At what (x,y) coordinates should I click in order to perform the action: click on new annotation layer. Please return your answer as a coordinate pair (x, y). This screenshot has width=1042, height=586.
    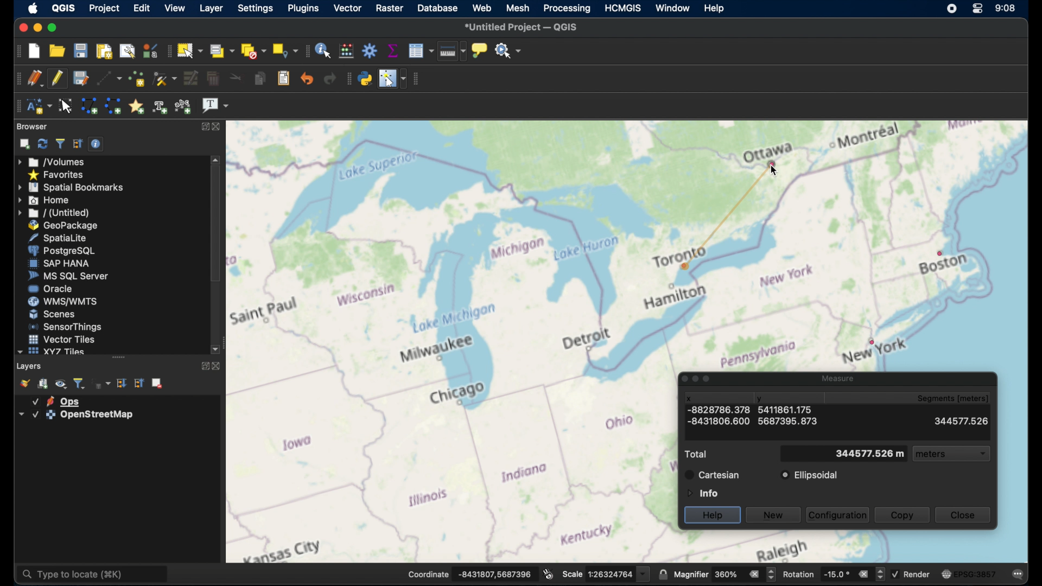
    Looking at the image, I should click on (39, 106).